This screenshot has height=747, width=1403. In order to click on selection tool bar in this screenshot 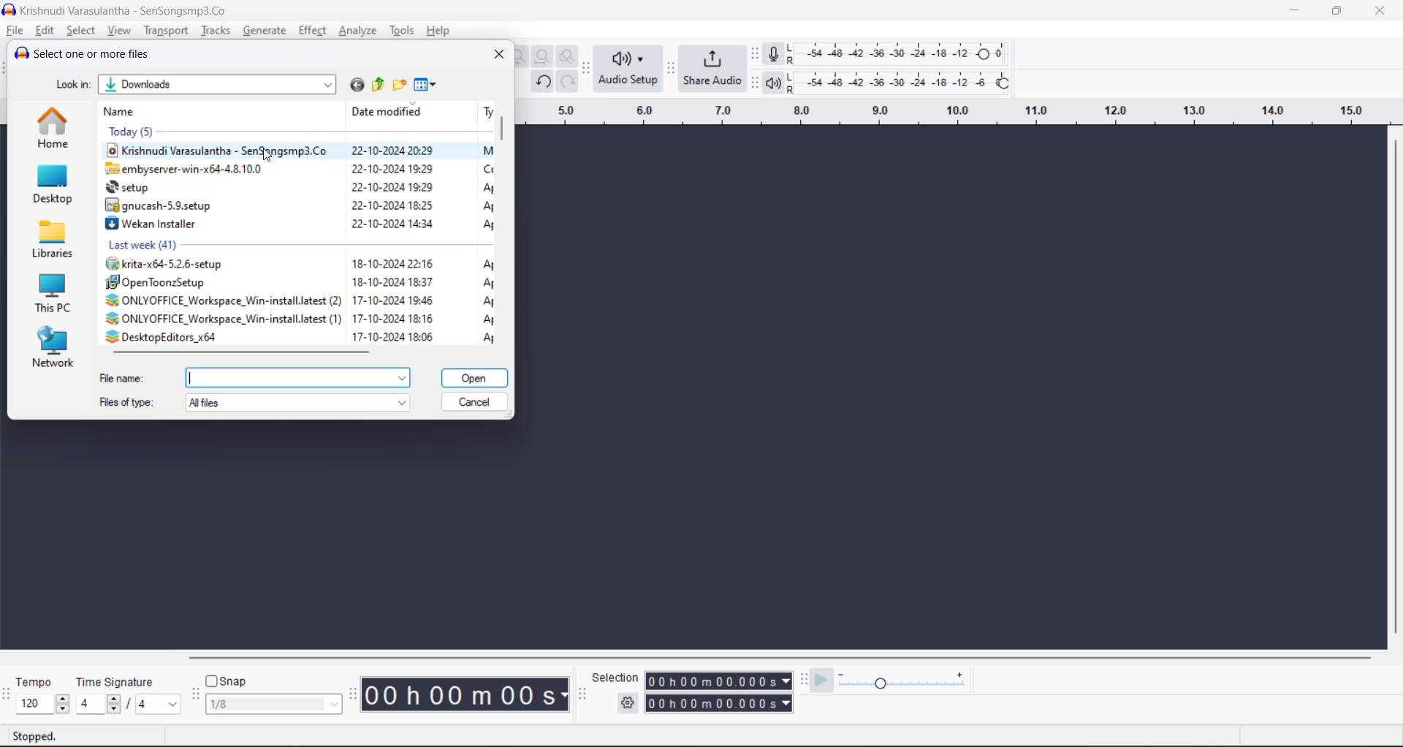, I will do `click(580, 694)`.